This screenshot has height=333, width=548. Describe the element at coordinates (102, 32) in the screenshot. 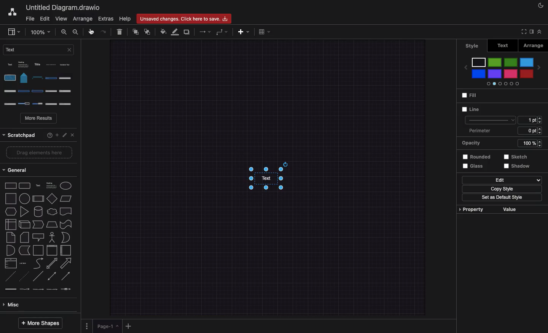

I see `Redo` at that location.